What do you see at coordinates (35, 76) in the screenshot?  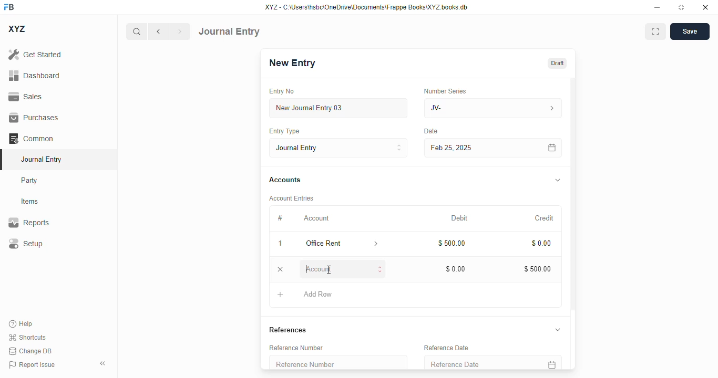 I see `dashboard` at bounding box center [35, 76].